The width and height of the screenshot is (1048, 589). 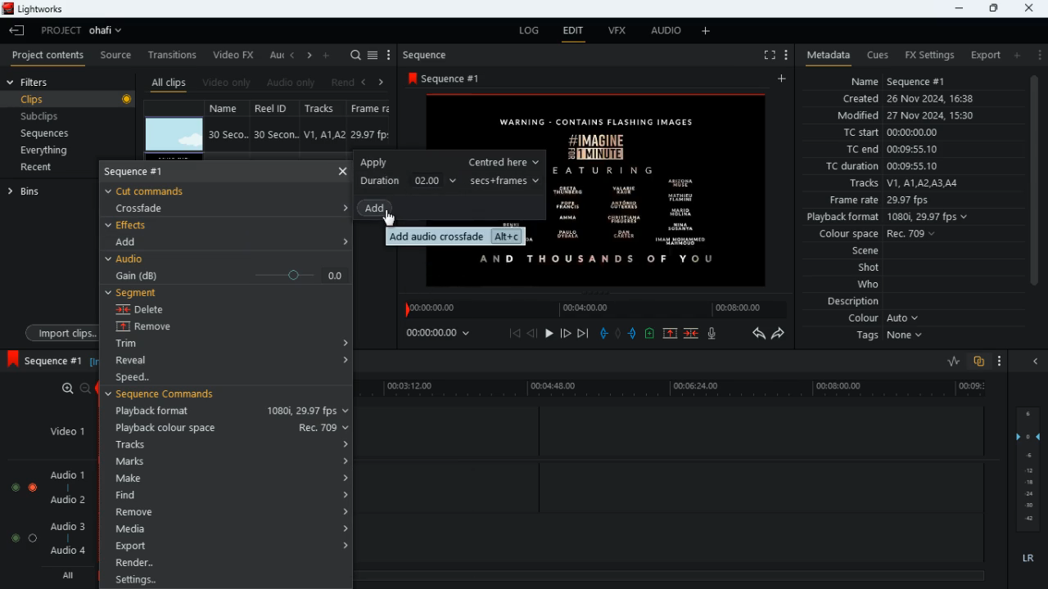 What do you see at coordinates (603, 333) in the screenshot?
I see `pull` at bounding box center [603, 333].